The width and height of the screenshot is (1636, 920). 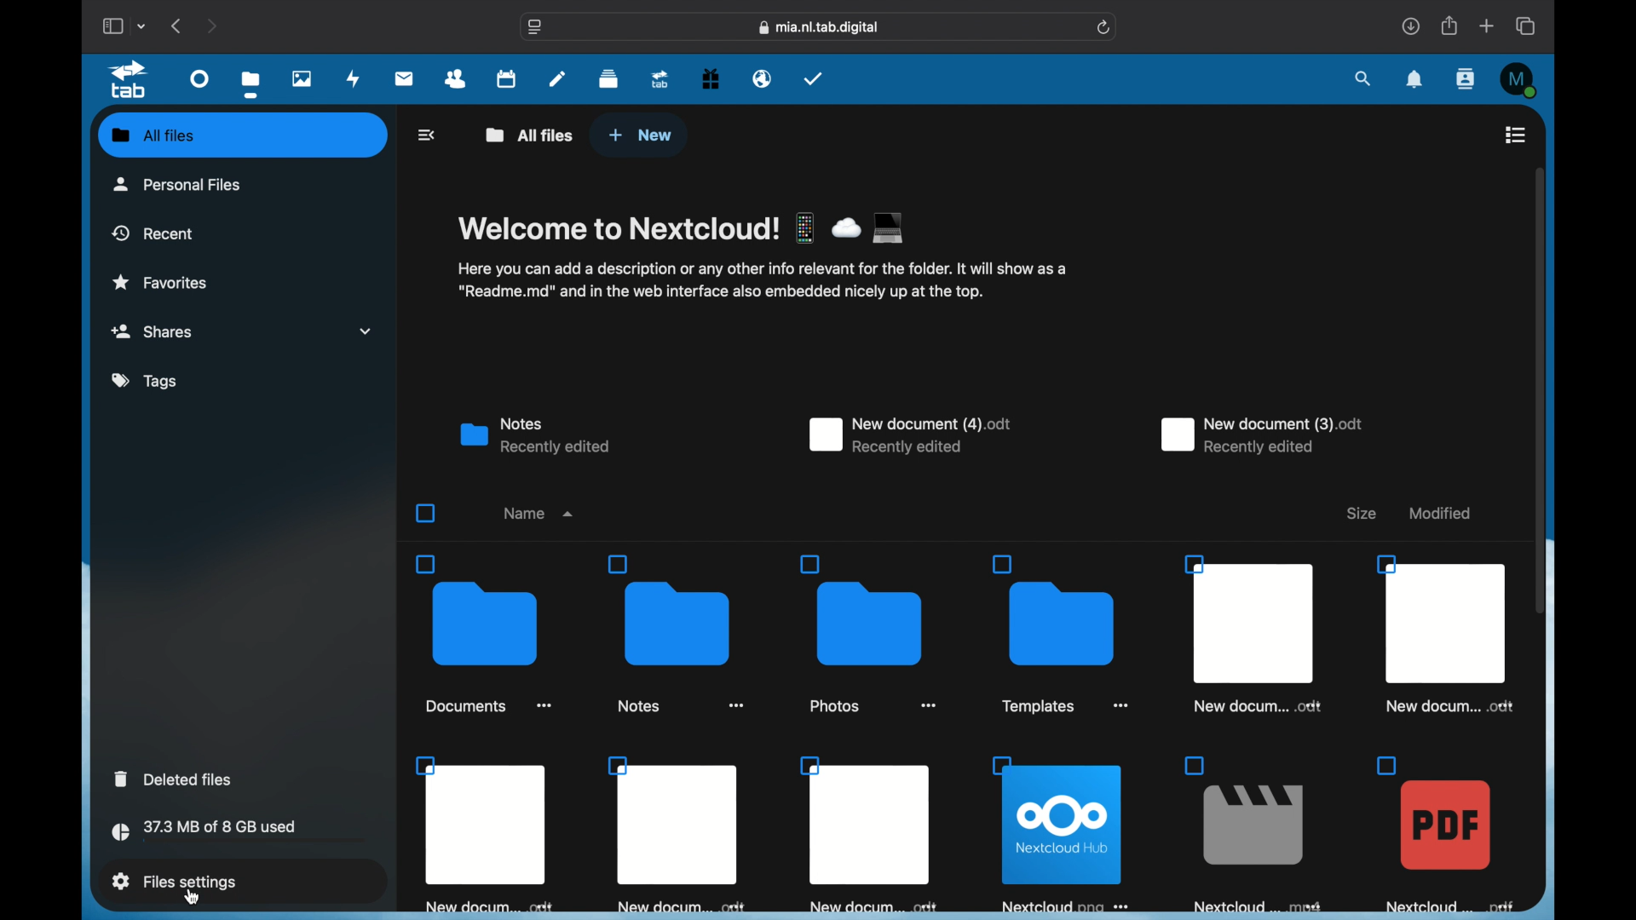 I want to click on show sidebar, so click(x=111, y=26).